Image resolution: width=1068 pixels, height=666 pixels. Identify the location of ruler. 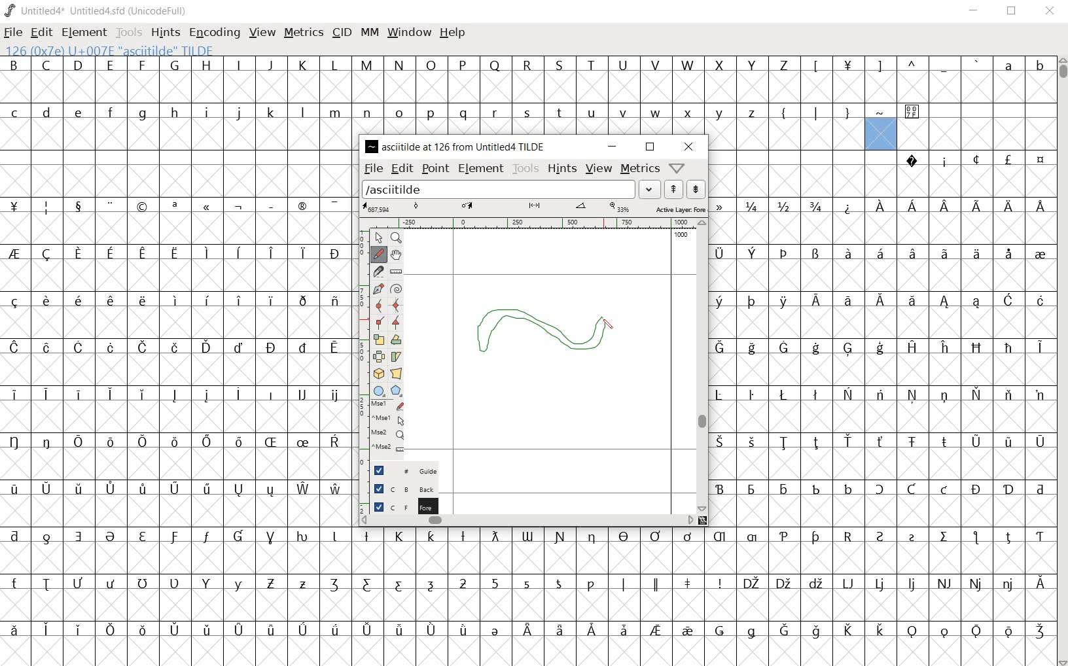
(544, 223).